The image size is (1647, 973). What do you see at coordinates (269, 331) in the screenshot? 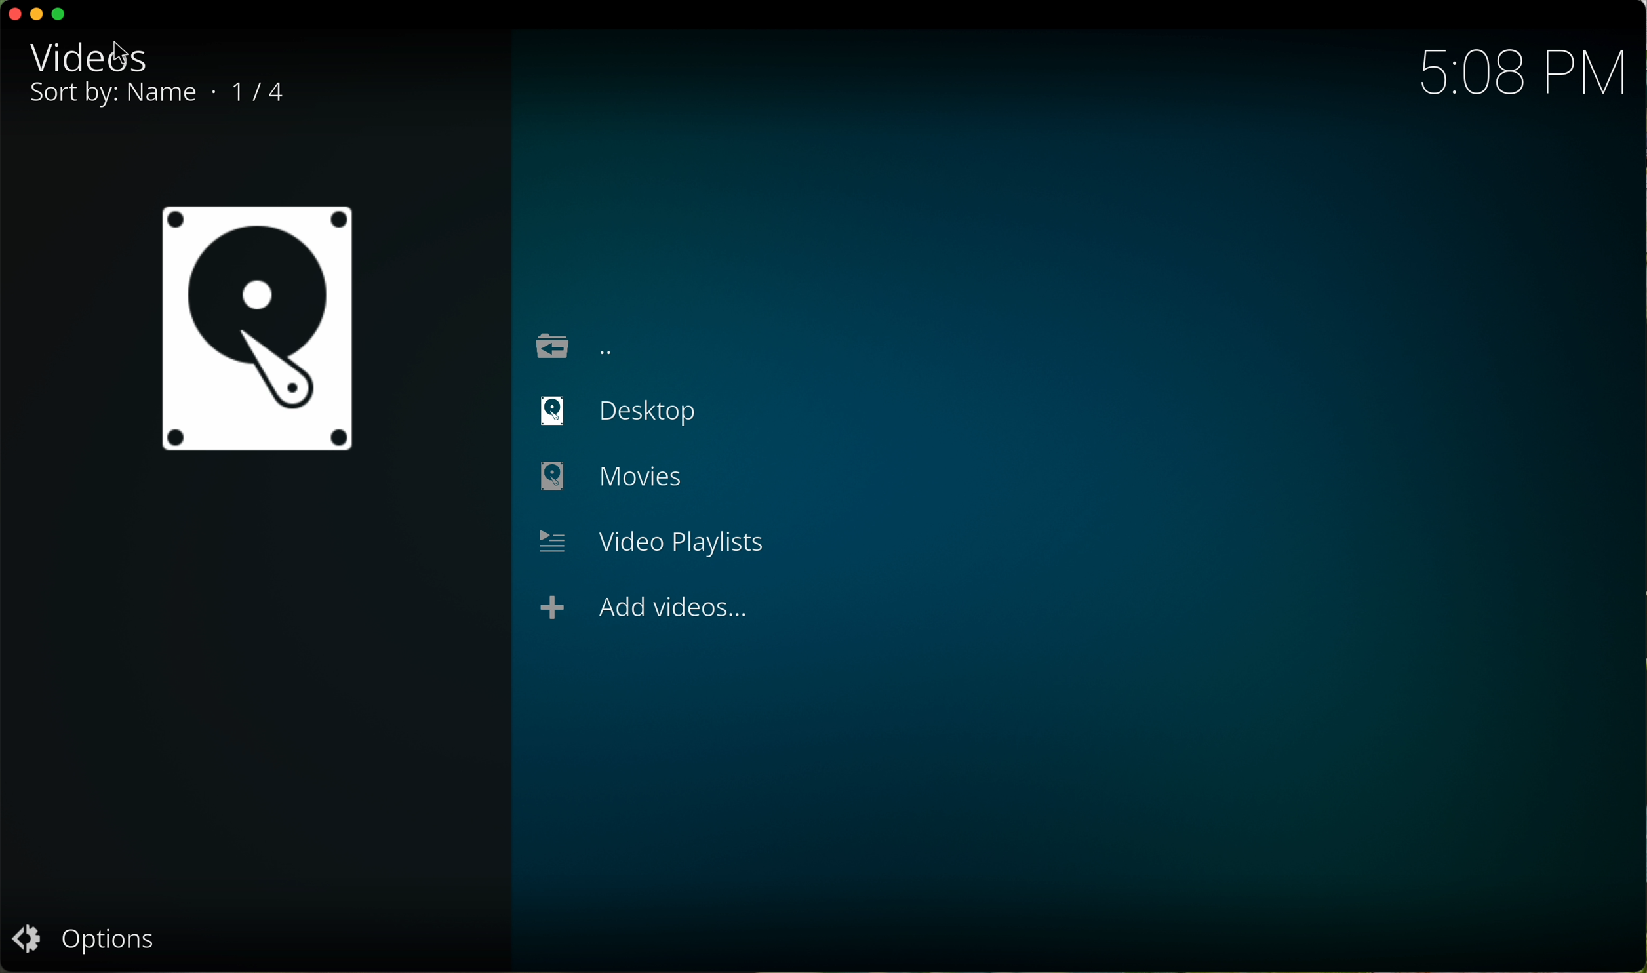
I see `icon` at bounding box center [269, 331].